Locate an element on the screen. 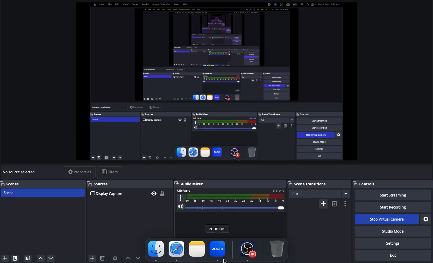 This screenshot has width=433, height=263. Move up is located at coordinates (41, 258).